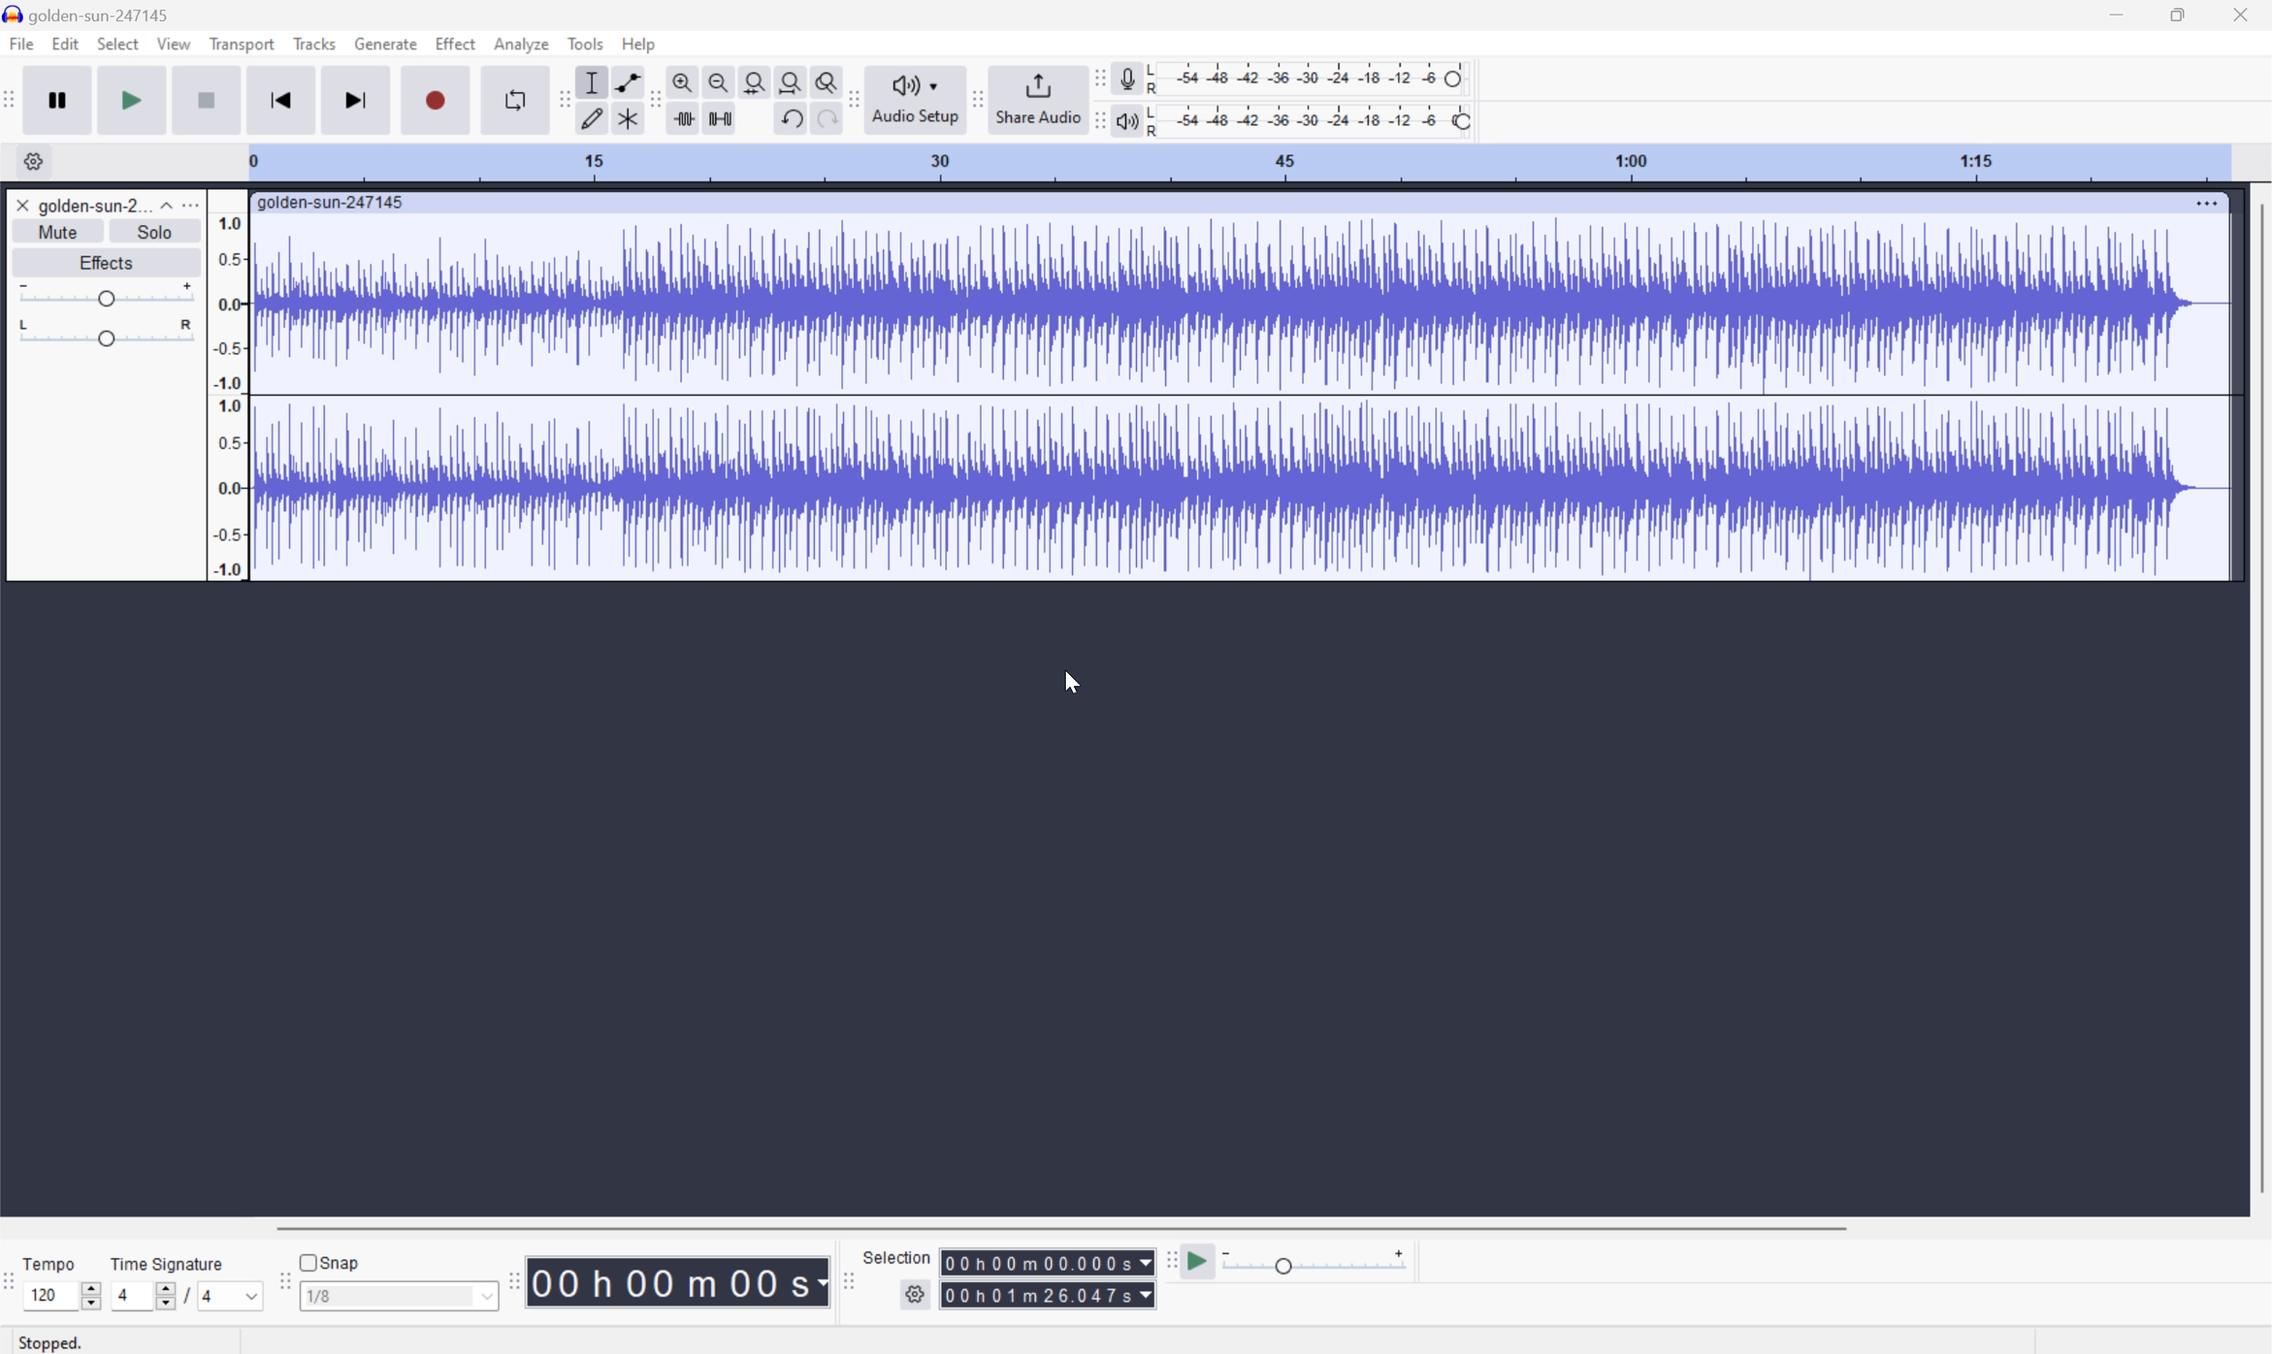  What do you see at coordinates (1099, 120) in the screenshot?
I see `Audacity playback meter toolbar` at bounding box center [1099, 120].